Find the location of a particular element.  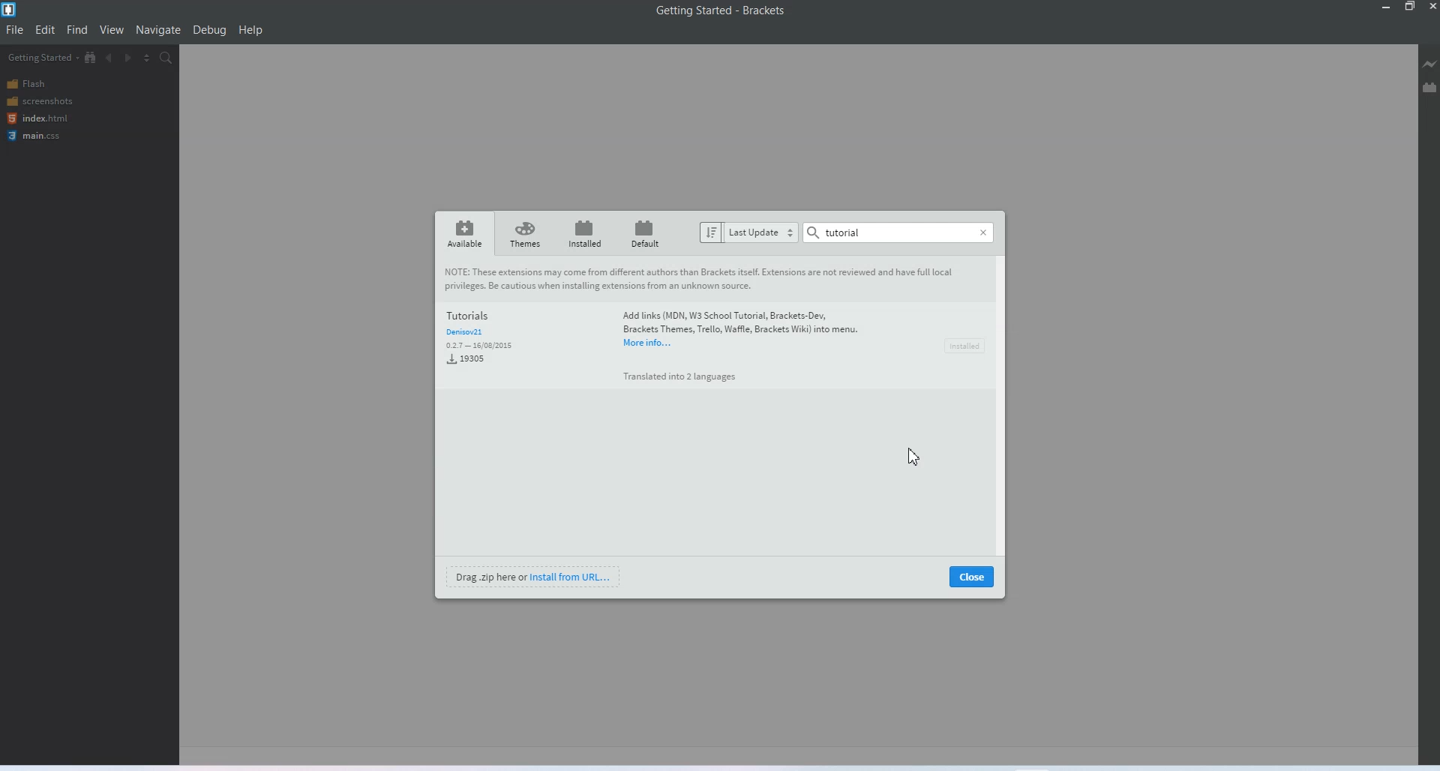

Help is located at coordinates (251, 30).